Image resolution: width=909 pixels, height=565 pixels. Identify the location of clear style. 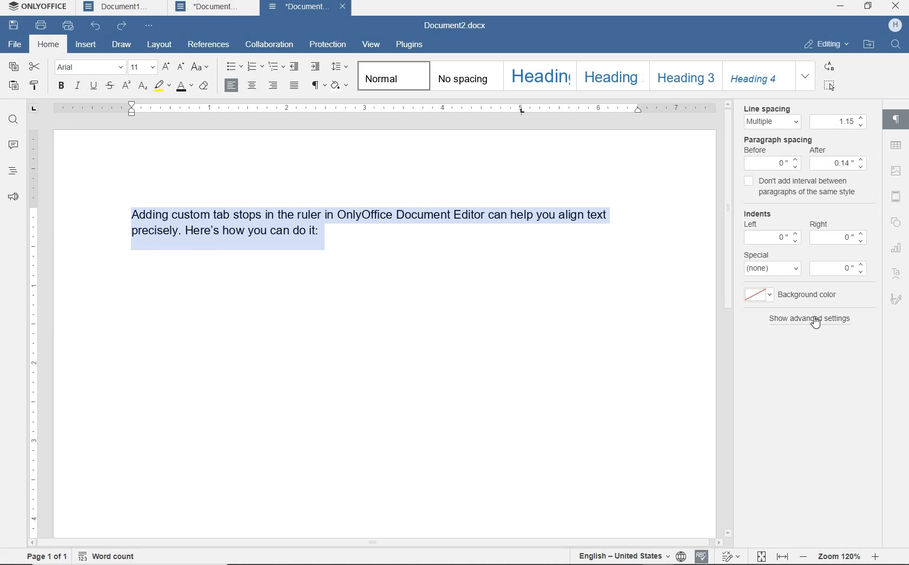
(206, 87).